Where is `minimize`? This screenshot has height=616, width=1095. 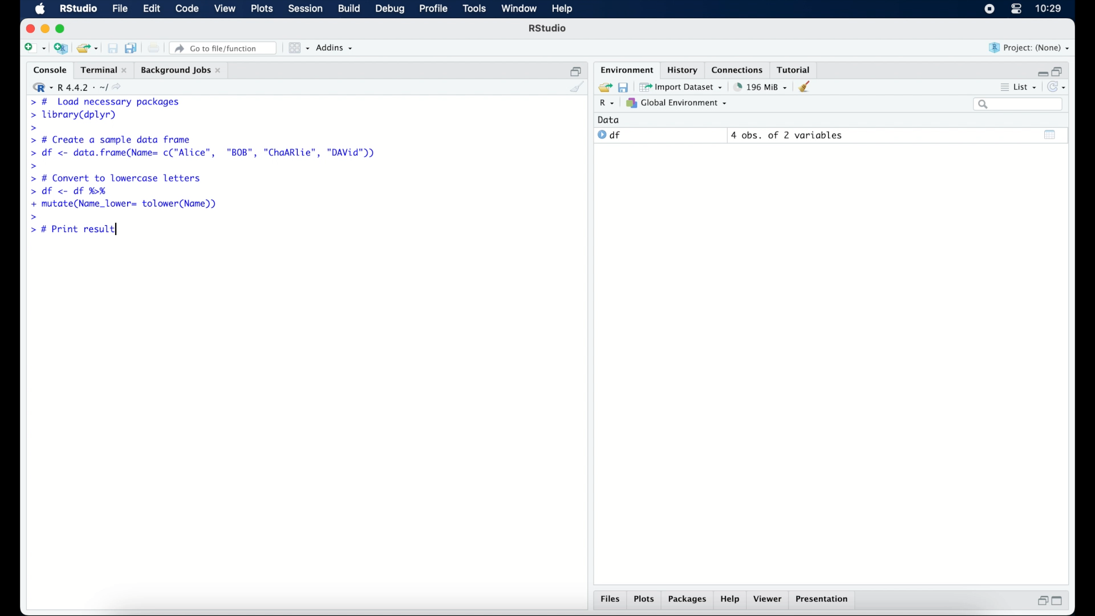 minimize is located at coordinates (1041, 71).